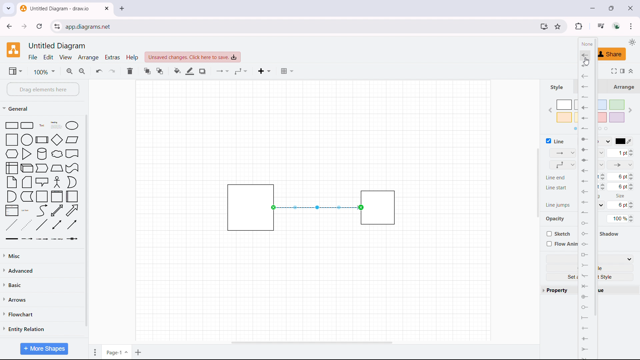 Image resolution: width=640 pixels, height=360 pixels. I want to click on arrange, so click(89, 57).